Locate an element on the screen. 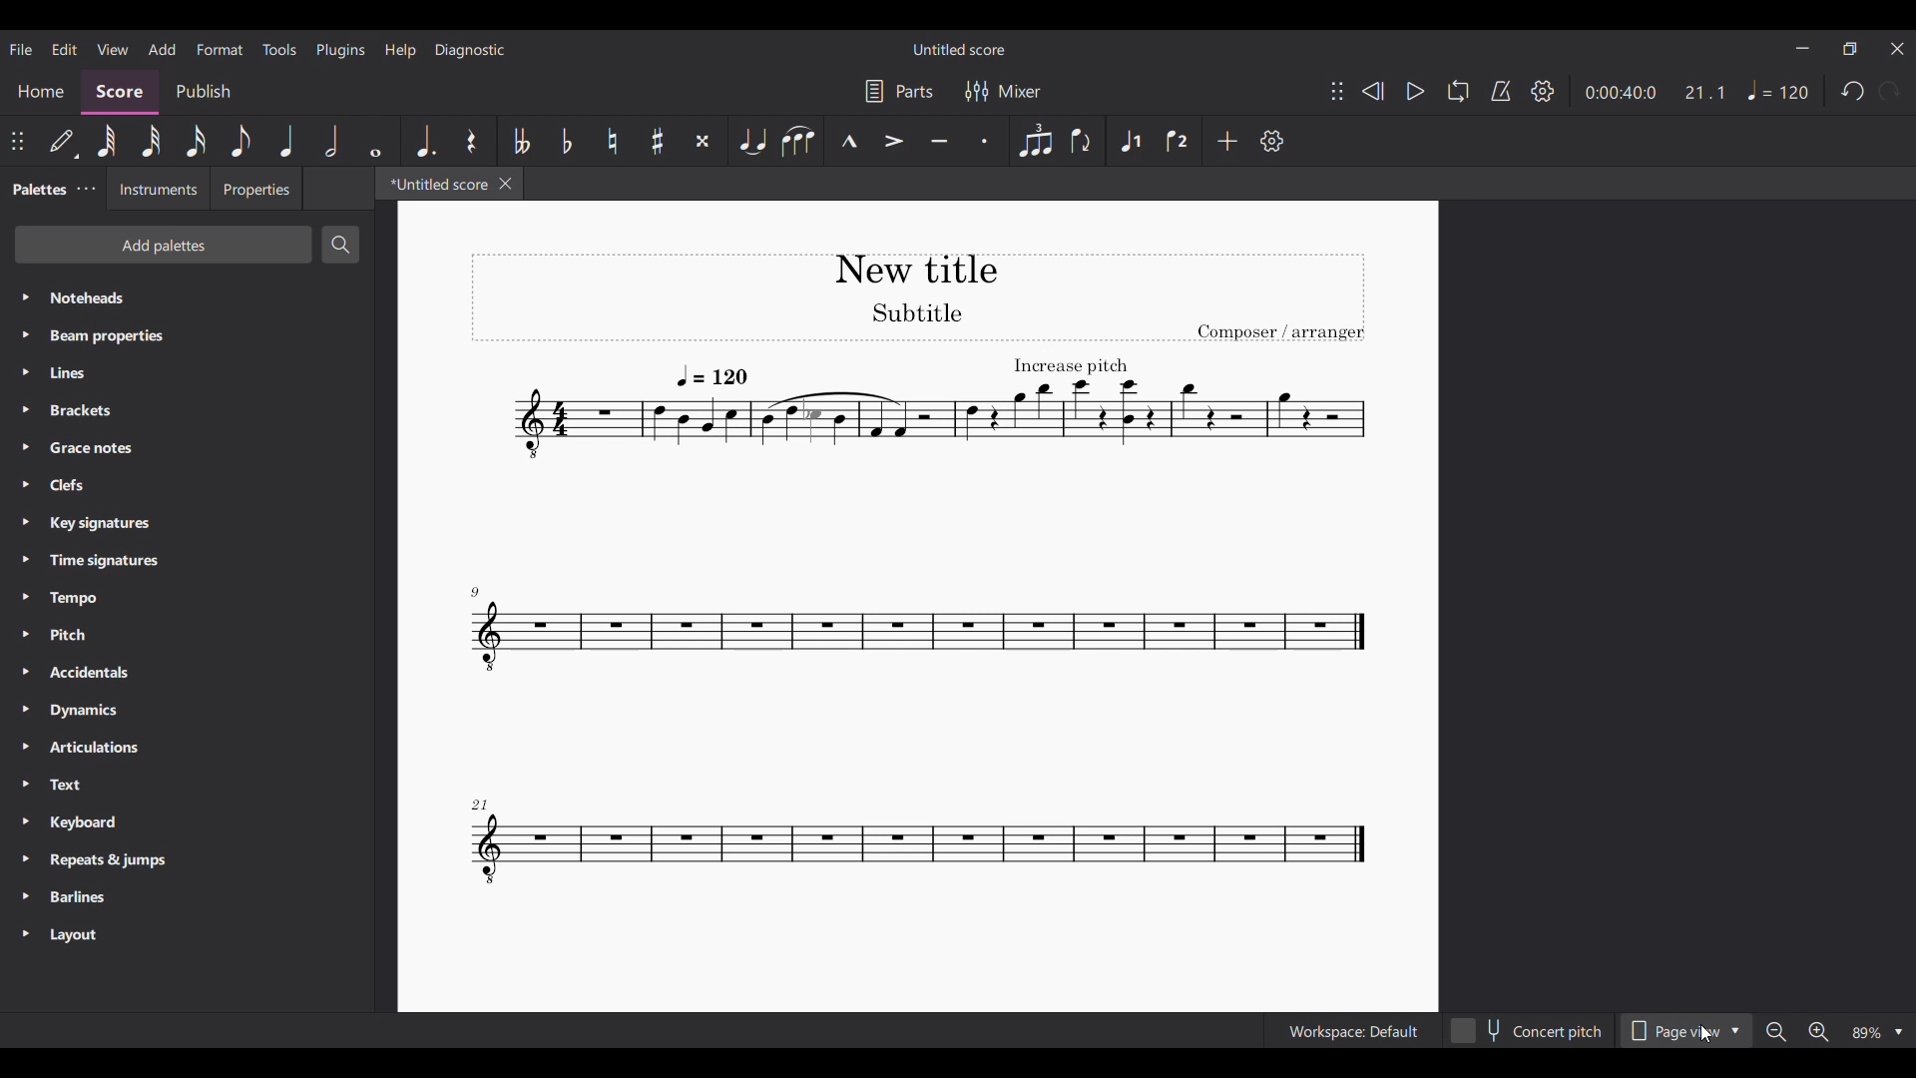  Tuplet is located at coordinates (1034, 141).